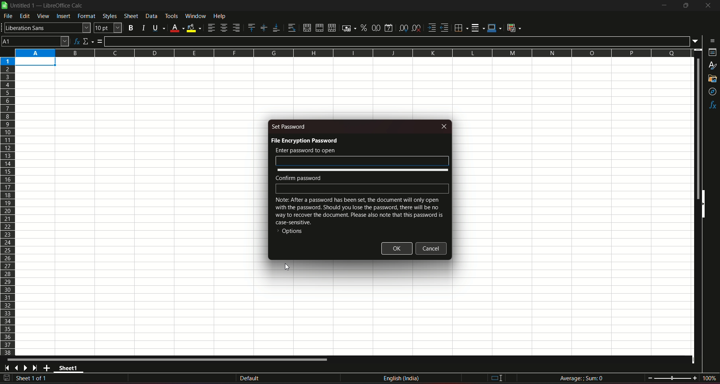 This screenshot has width=720, height=384. Describe the element at coordinates (4, 6) in the screenshot. I see `libreoffice calc logo` at that location.